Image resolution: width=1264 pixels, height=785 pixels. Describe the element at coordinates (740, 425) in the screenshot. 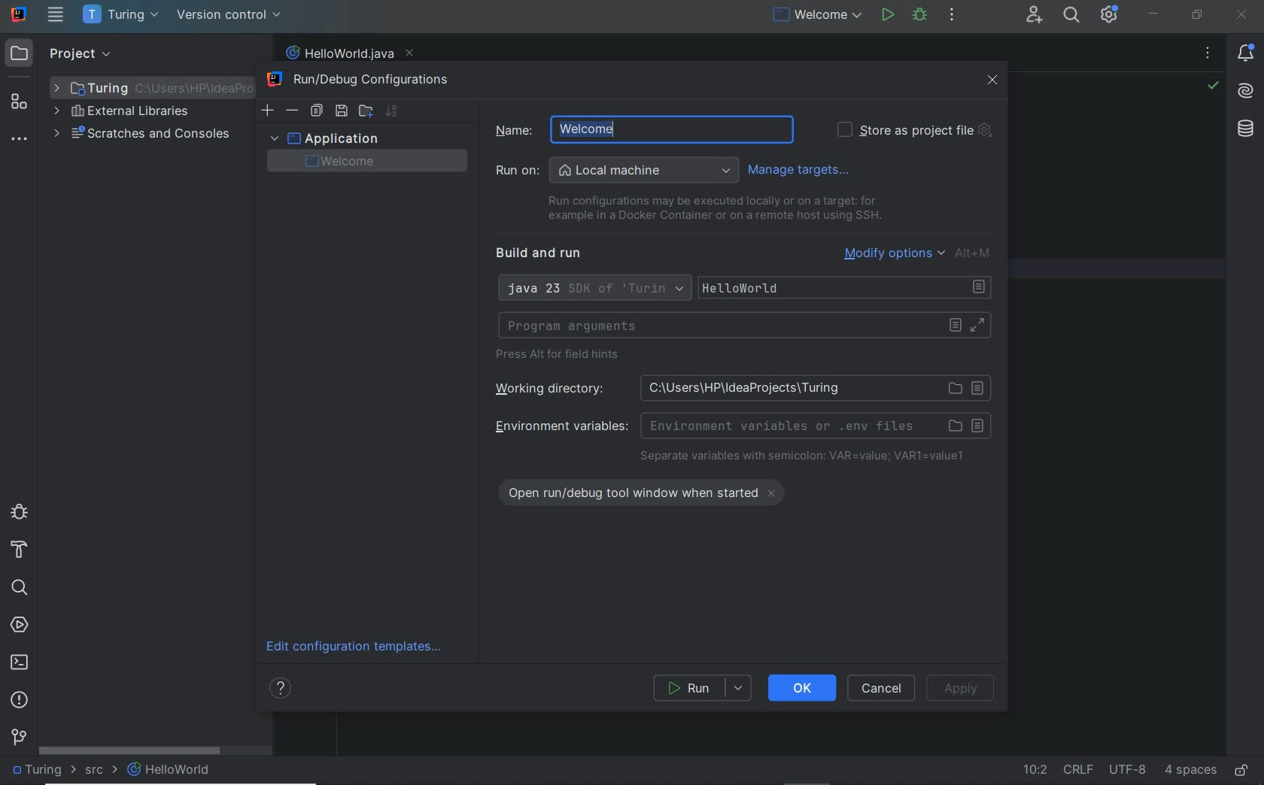

I see `Environment cariables` at that location.